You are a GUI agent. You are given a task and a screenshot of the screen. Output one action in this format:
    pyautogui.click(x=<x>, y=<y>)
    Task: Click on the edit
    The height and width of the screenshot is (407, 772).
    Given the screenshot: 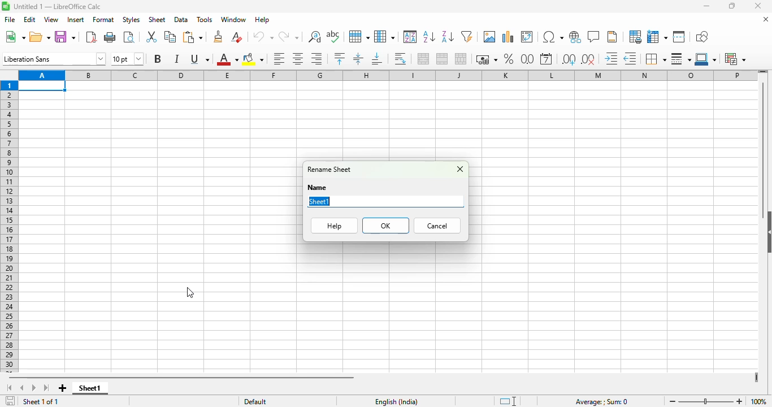 What is the action you would take?
    pyautogui.click(x=30, y=19)
    